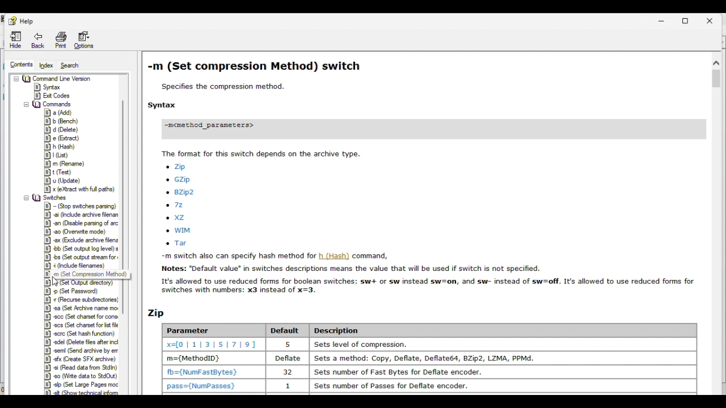  Describe the element at coordinates (81, 266) in the screenshot. I see `include filenames` at that location.